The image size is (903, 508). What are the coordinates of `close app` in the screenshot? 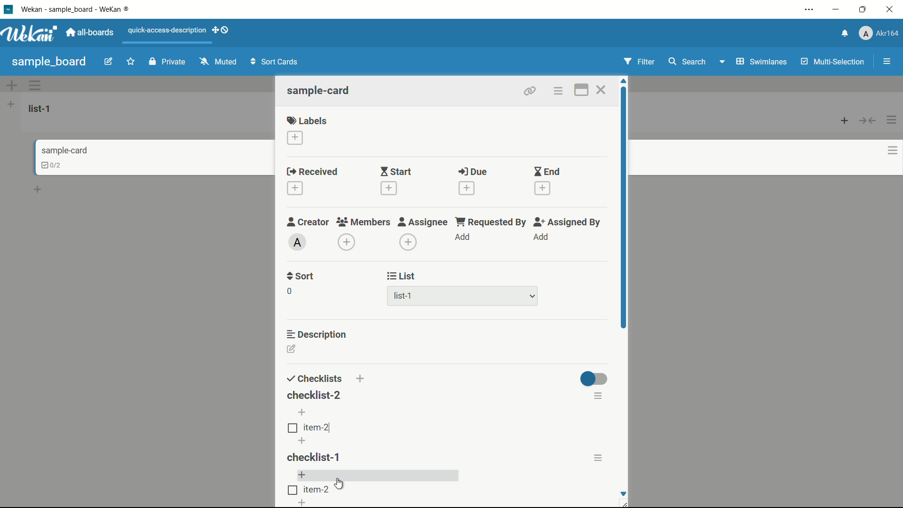 It's located at (892, 9).